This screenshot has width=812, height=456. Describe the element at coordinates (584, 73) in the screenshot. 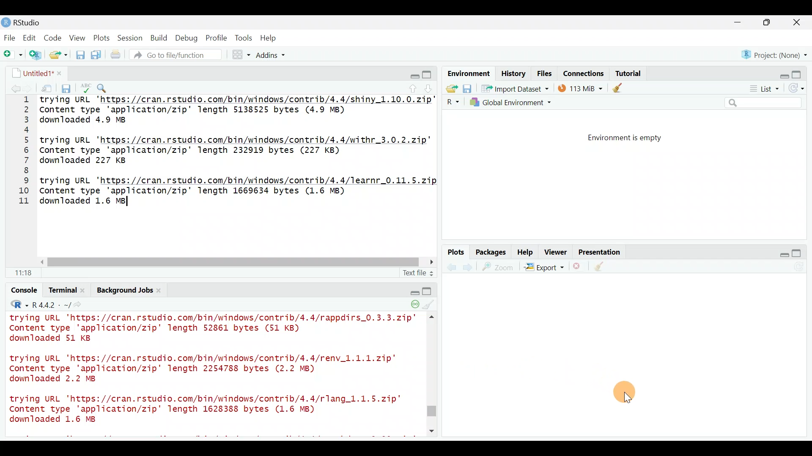

I see `Connections` at that location.